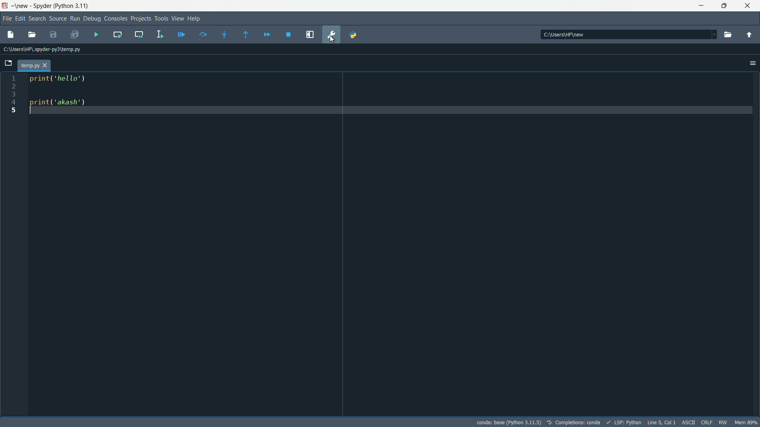 The height and width of the screenshot is (427, 760). Describe the element at coordinates (10, 34) in the screenshot. I see `new file` at that location.